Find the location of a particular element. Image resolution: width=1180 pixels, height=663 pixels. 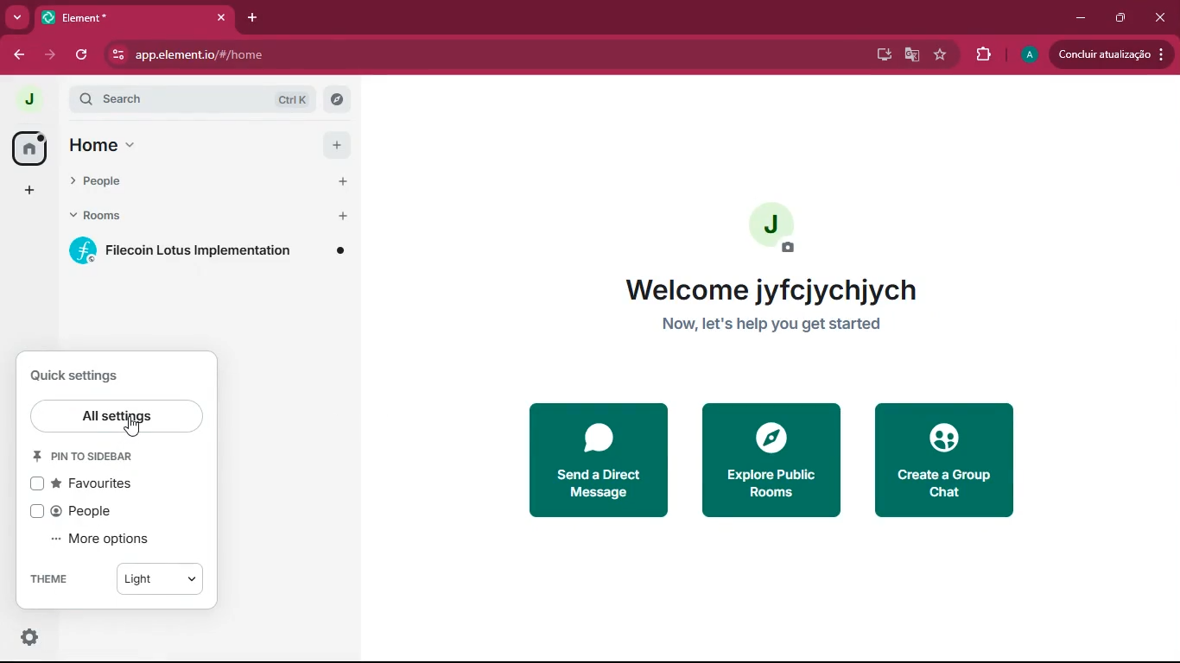

extension is located at coordinates (986, 54).